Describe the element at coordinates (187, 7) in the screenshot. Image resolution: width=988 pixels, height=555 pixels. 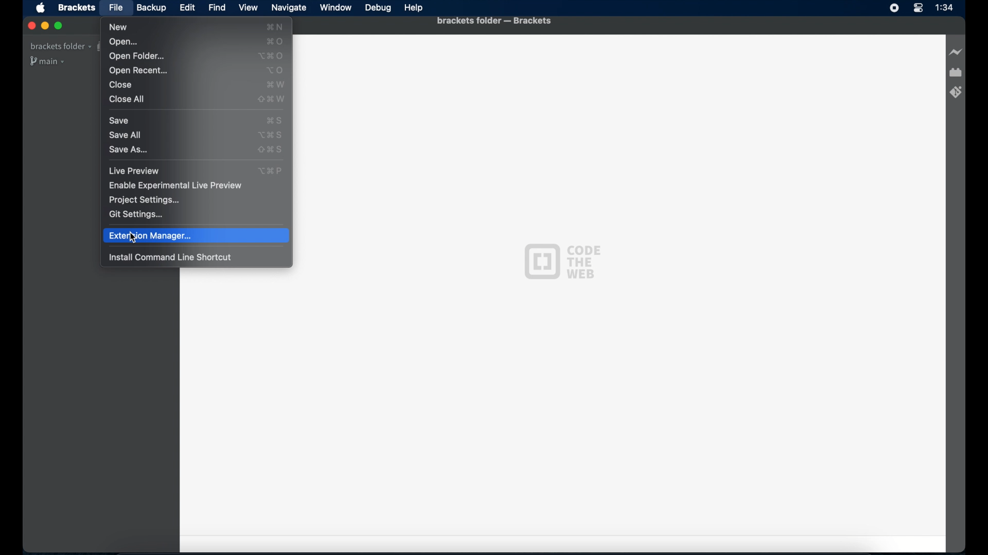
I see `Edit` at that location.